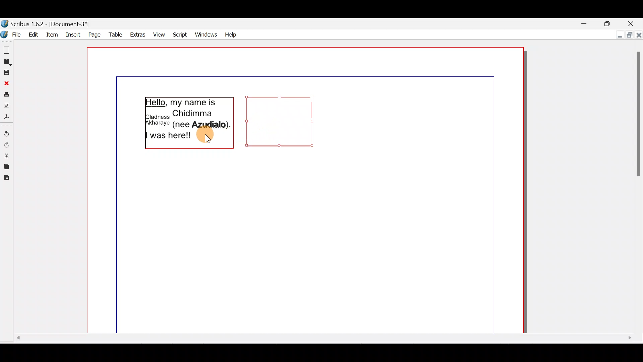 This screenshot has width=643, height=362. Describe the element at coordinates (137, 34) in the screenshot. I see `Extras` at that location.